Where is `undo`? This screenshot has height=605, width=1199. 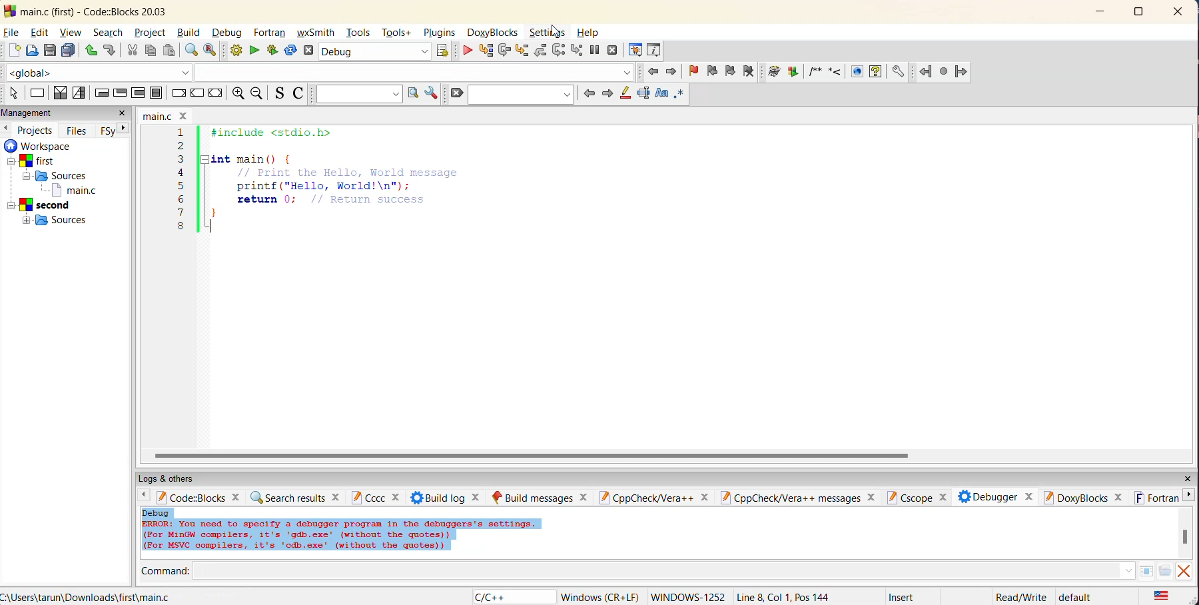
undo is located at coordinates (92, 51).